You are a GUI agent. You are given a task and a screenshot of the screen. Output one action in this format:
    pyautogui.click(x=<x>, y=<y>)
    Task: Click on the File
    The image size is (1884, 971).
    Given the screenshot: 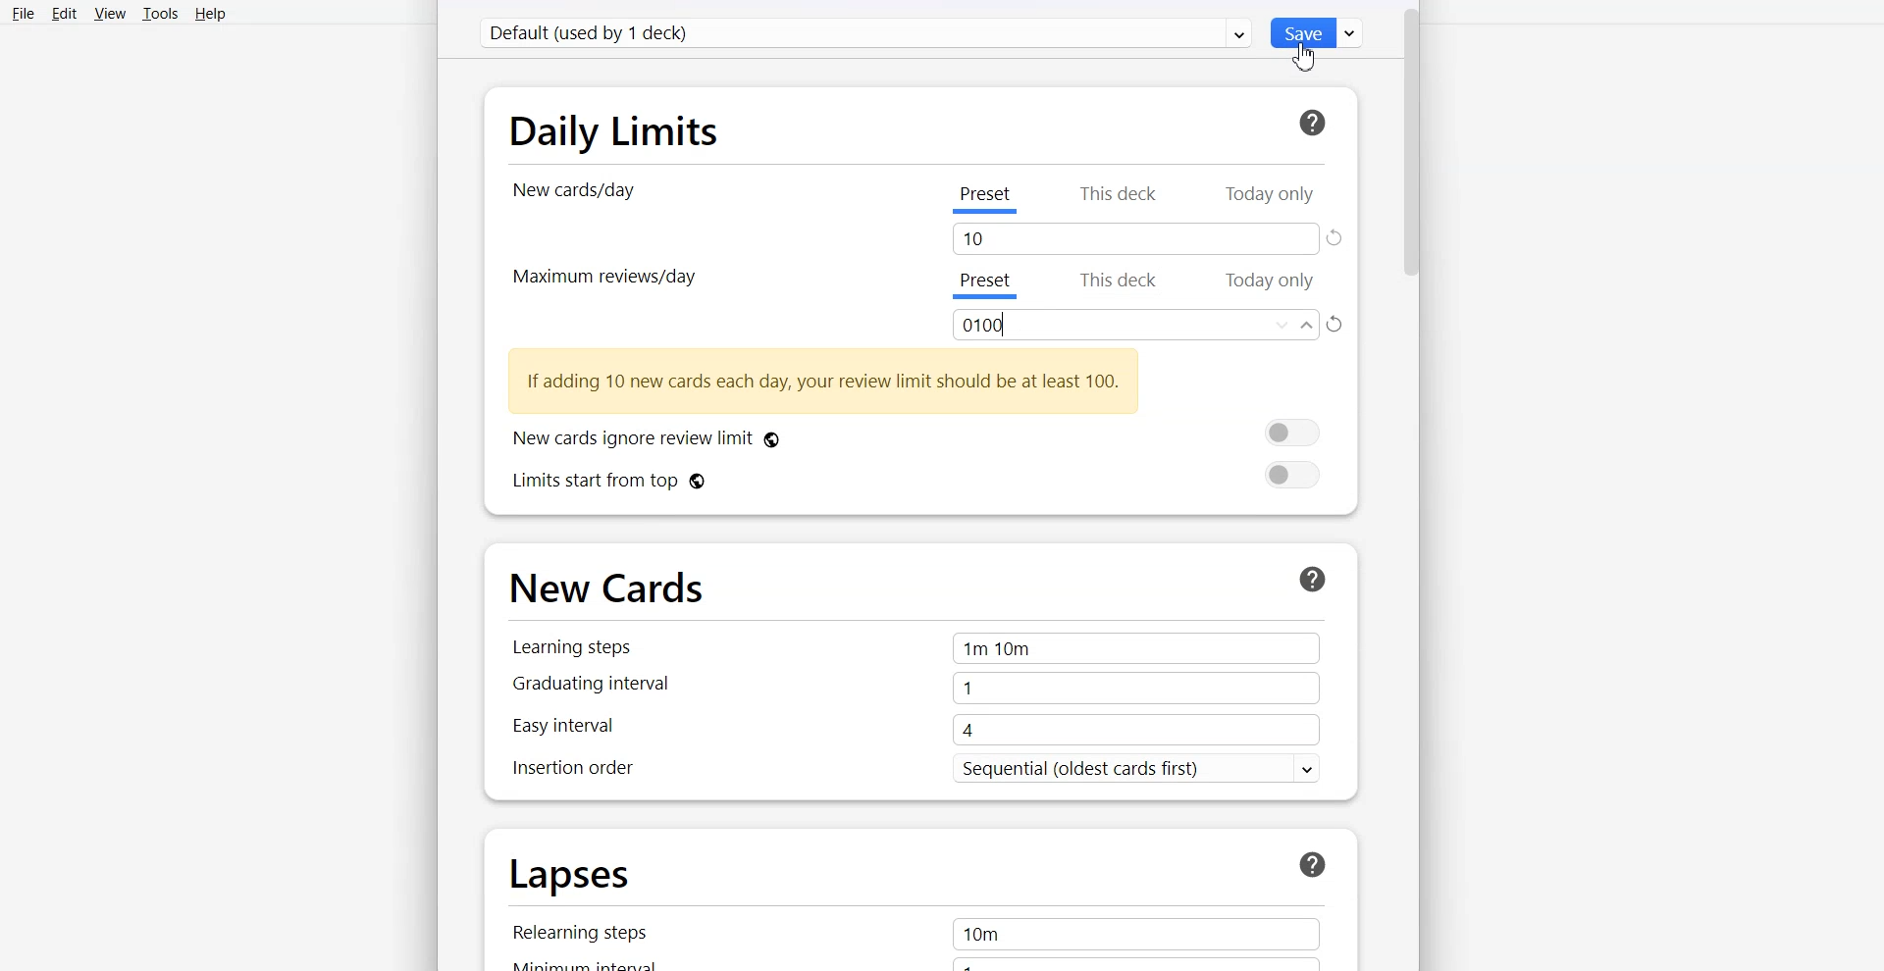 What is the action you would take?
    pyautogui.click(x=24, y=13)
    